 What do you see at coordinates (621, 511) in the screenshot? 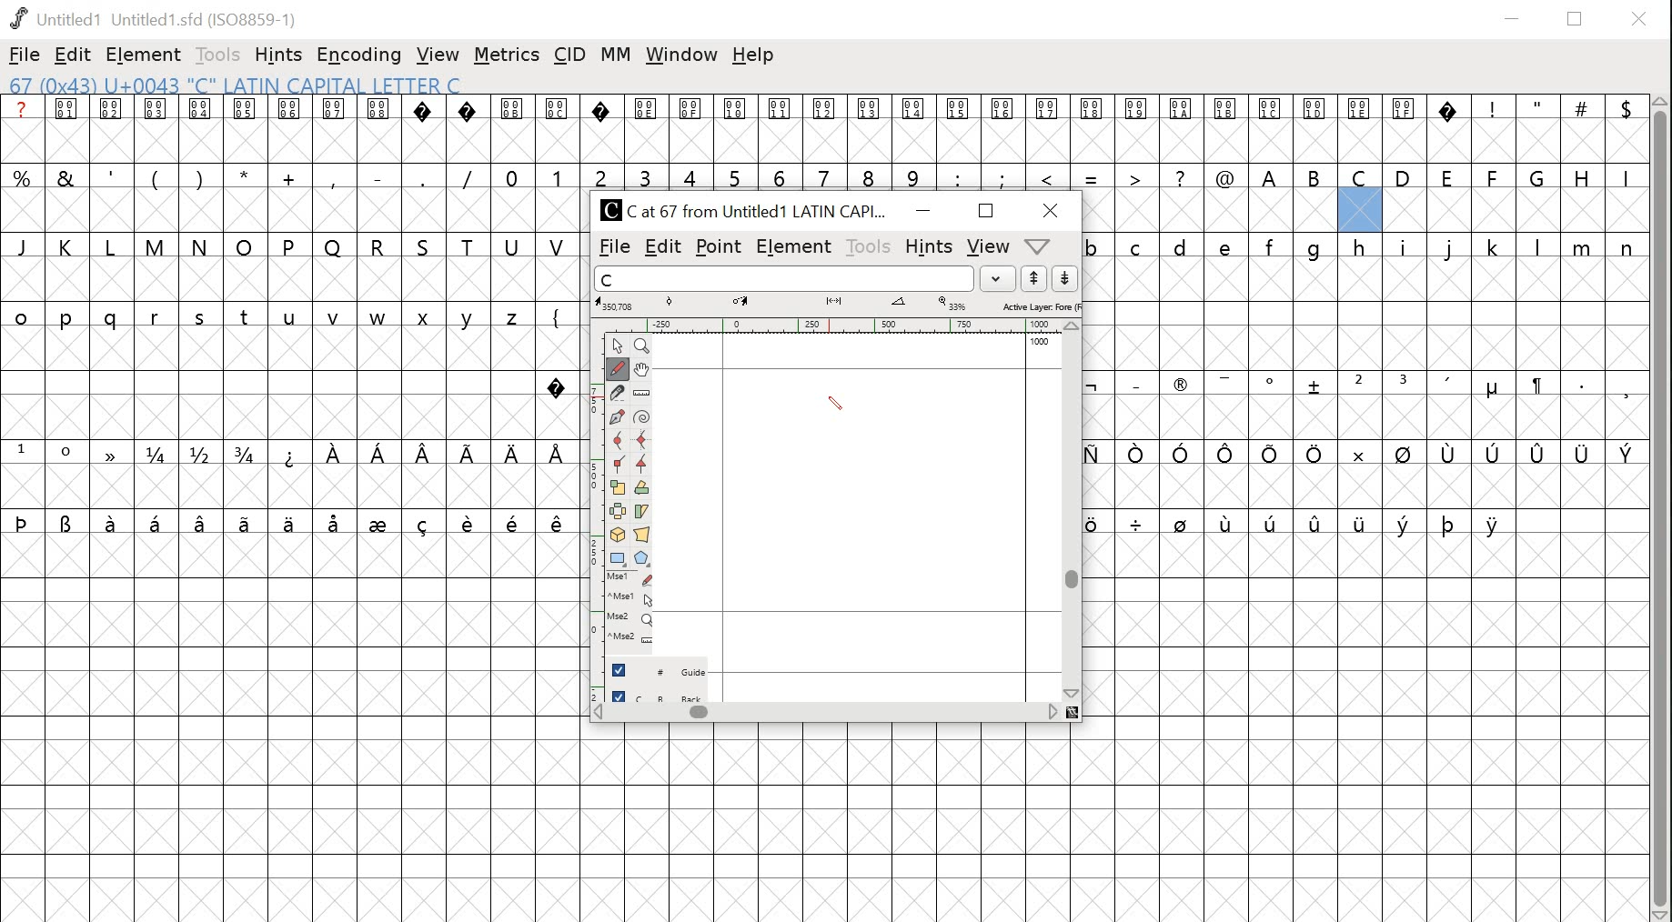
I see `flip` at bounding box center [621, 511].